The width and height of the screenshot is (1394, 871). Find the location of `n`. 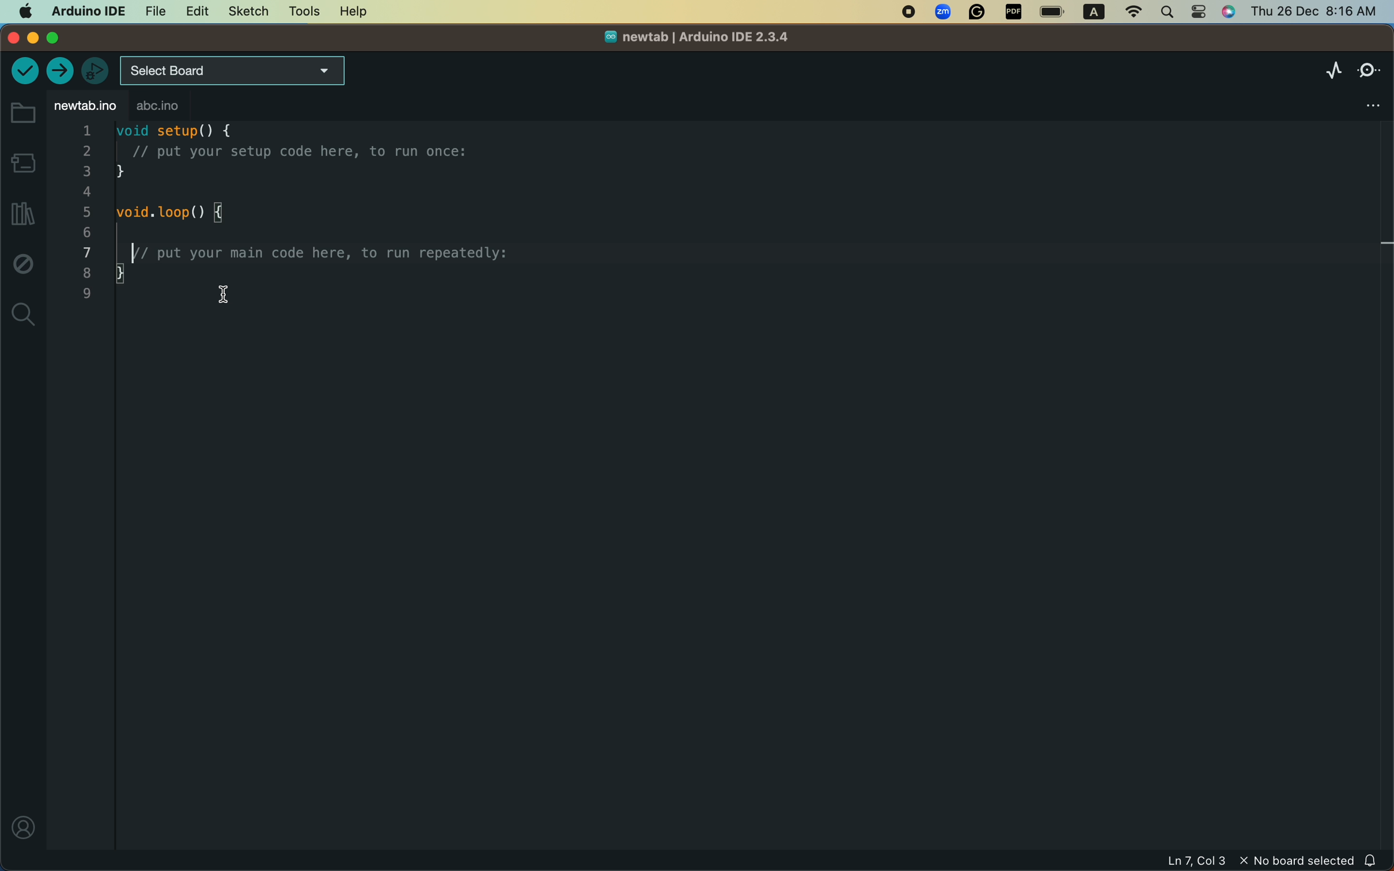

n is located at coordinates (908, 13).